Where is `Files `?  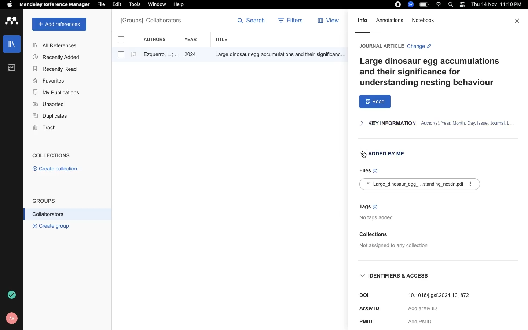 Files  is located at coordinates (366, 170).